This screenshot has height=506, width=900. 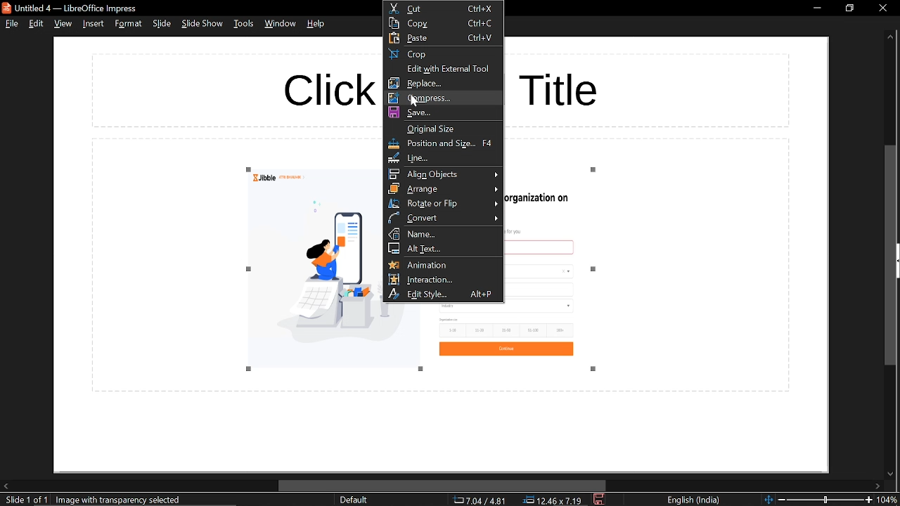 What do you see at coordinates (279, 25) in the screenshot?
I see `window` at bounding box center [279, 25].